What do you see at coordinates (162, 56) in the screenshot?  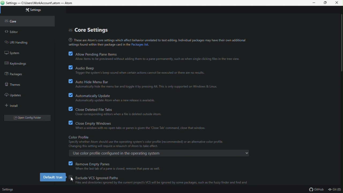 I see `Allow pending pane items` at bounding box center [162, 56].